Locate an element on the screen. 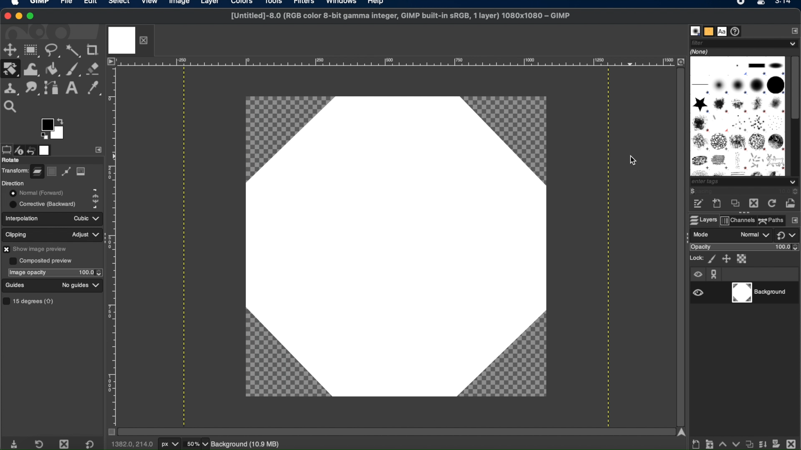 The image size is (801, 450). save tool preset is located at coordinates (15, 443).